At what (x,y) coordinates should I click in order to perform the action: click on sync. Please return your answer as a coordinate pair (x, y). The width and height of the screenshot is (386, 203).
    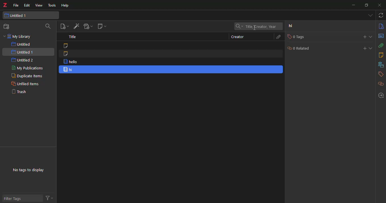
    Looking at the image, I should click on (380, 15).